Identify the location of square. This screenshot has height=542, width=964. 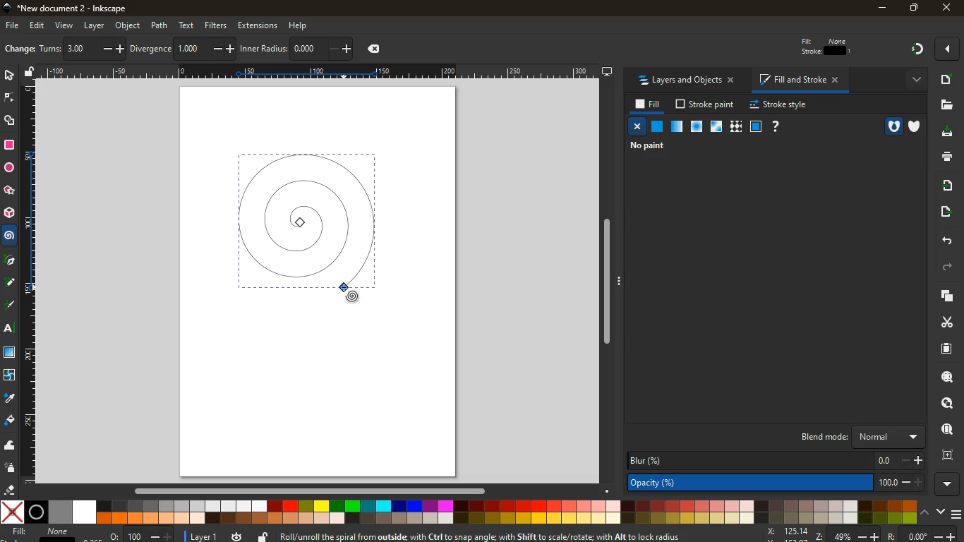
(11, 146).